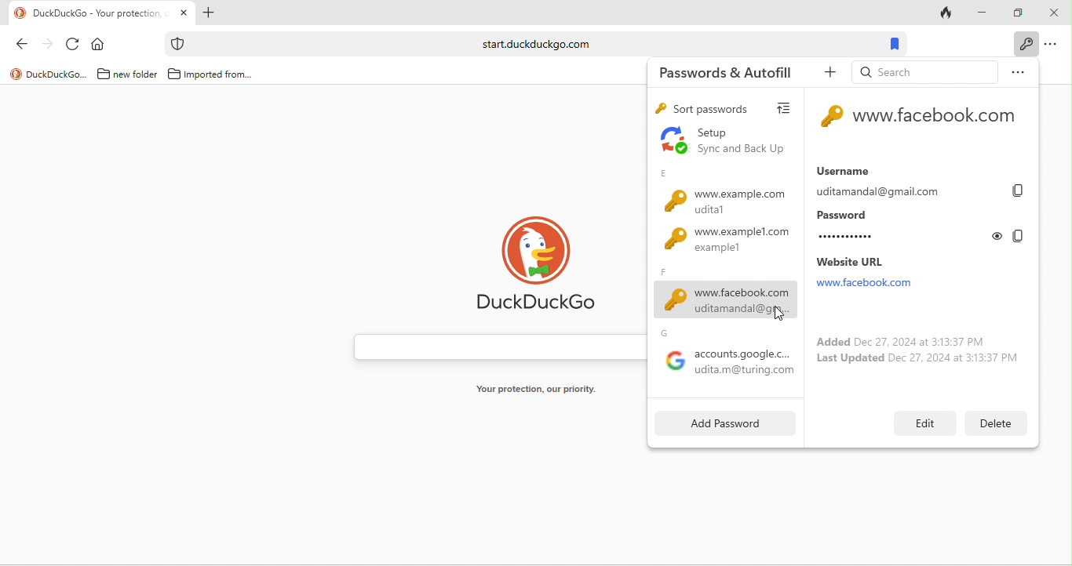 This screenshot has width=1072, height=566. I want to click on add, so click(826, 75).